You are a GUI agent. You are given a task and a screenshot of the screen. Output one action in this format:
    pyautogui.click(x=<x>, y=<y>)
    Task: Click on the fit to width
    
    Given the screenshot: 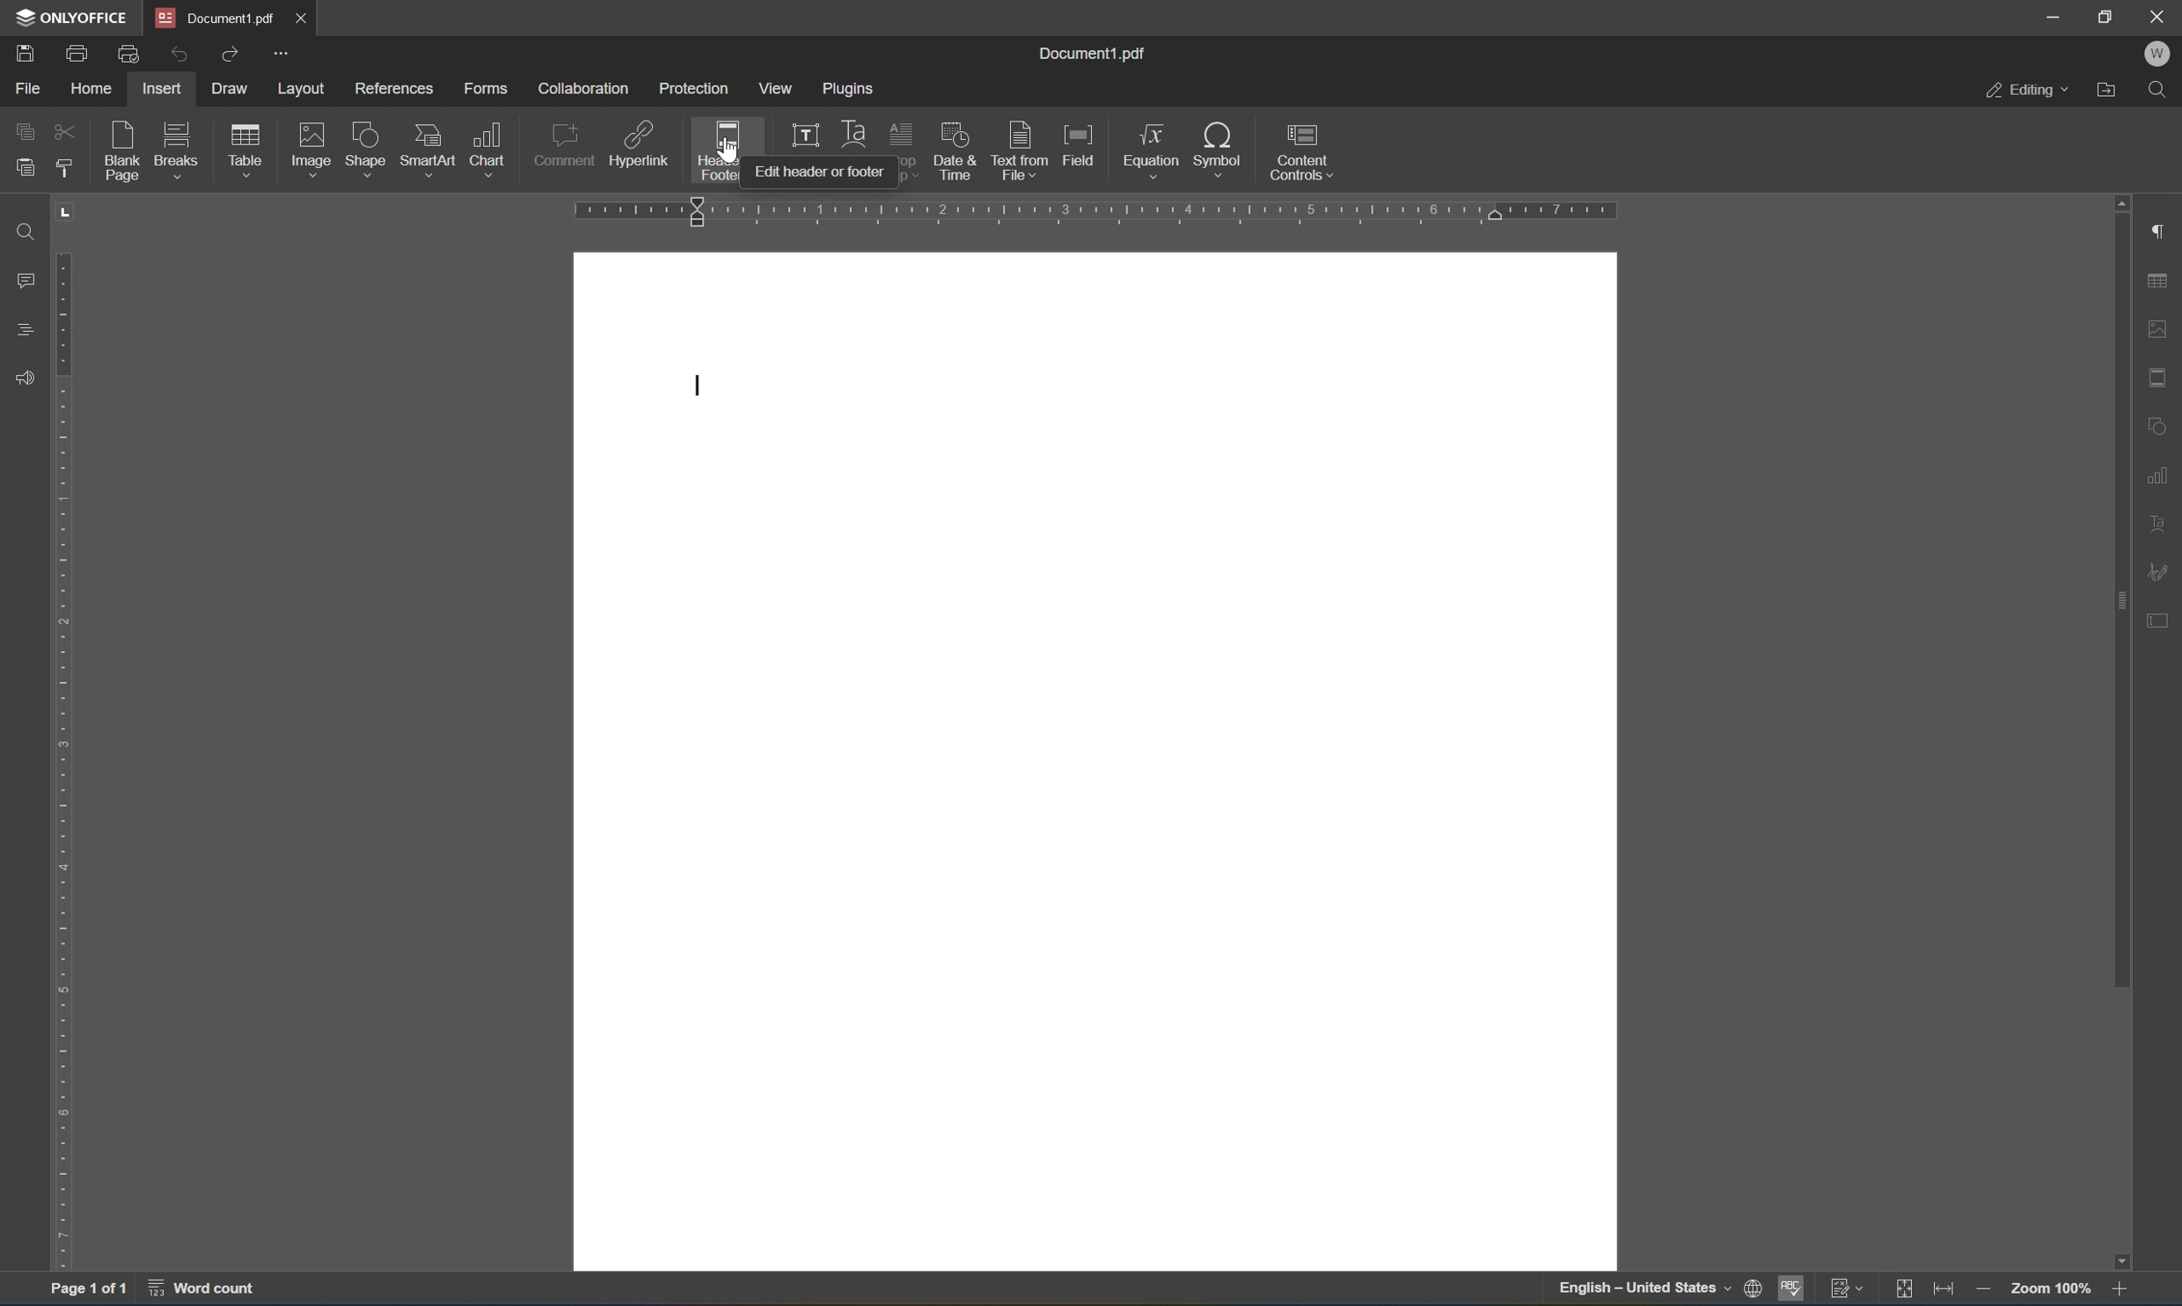 What is the action you would take?
    pyautogui.click(x=1944, y=1290)
    